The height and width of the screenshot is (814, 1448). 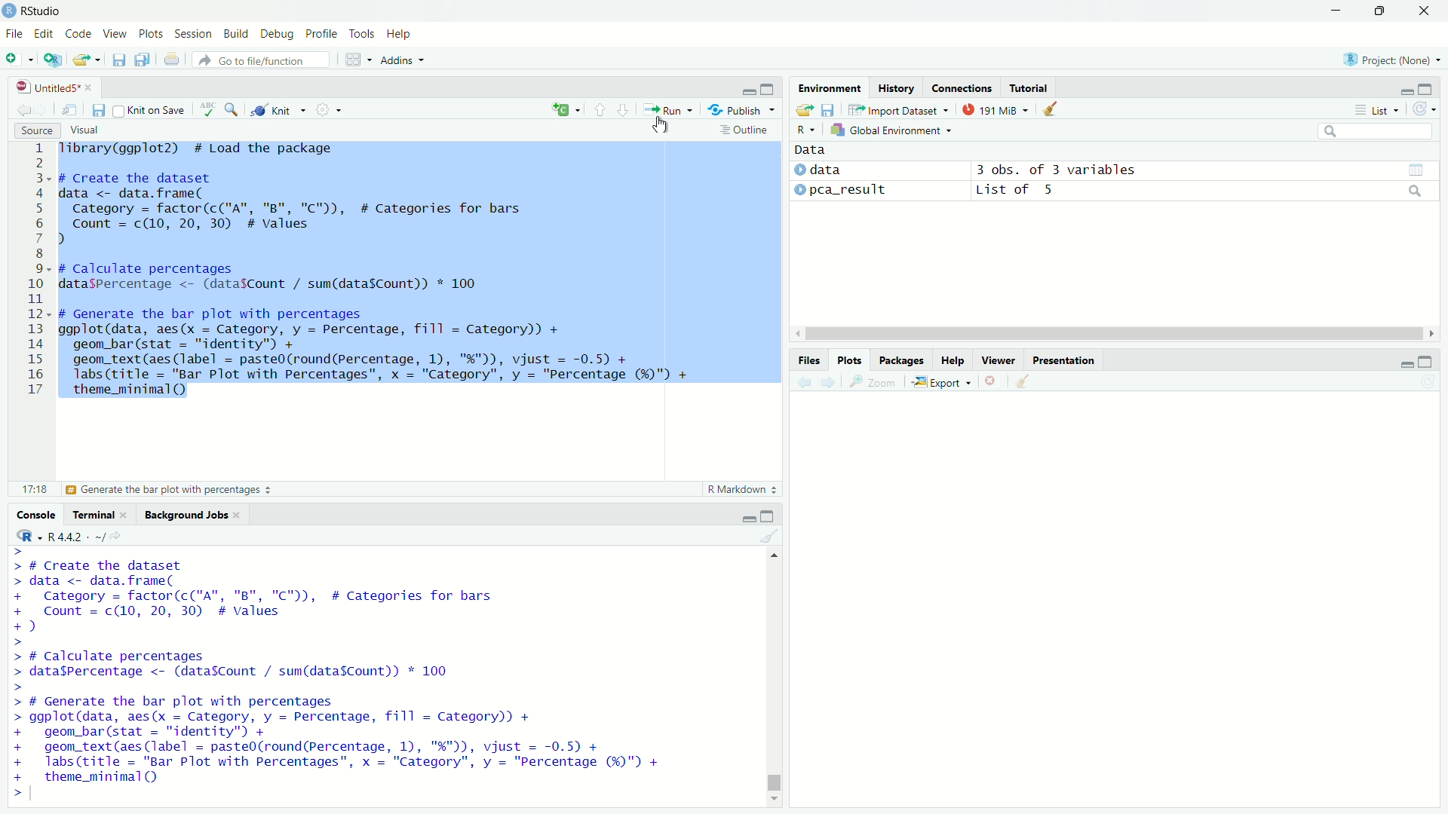 I want to click on R language, so click(x=27, y=535).